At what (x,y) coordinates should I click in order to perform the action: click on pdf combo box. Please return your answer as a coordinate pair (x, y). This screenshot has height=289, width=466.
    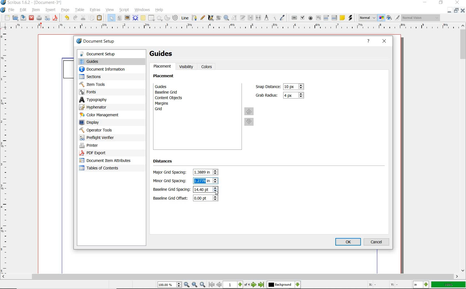
    Looking at the image, I should click on (326, 17).